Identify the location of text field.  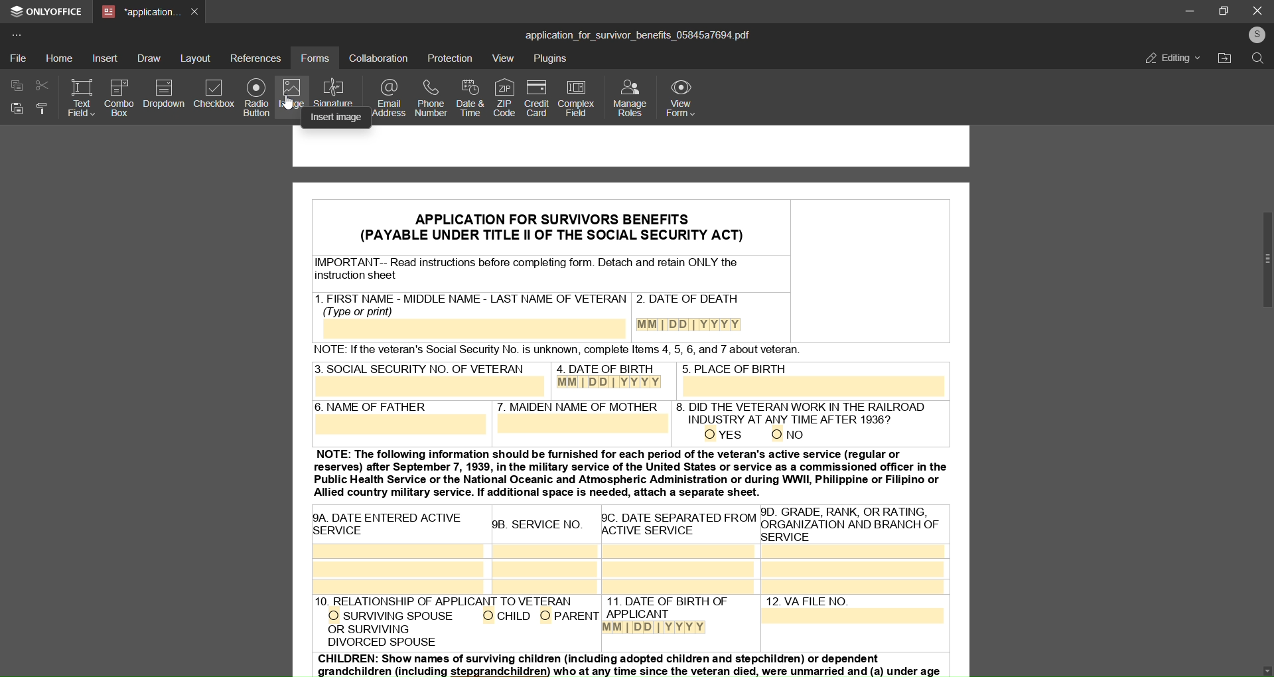
(80, 99).